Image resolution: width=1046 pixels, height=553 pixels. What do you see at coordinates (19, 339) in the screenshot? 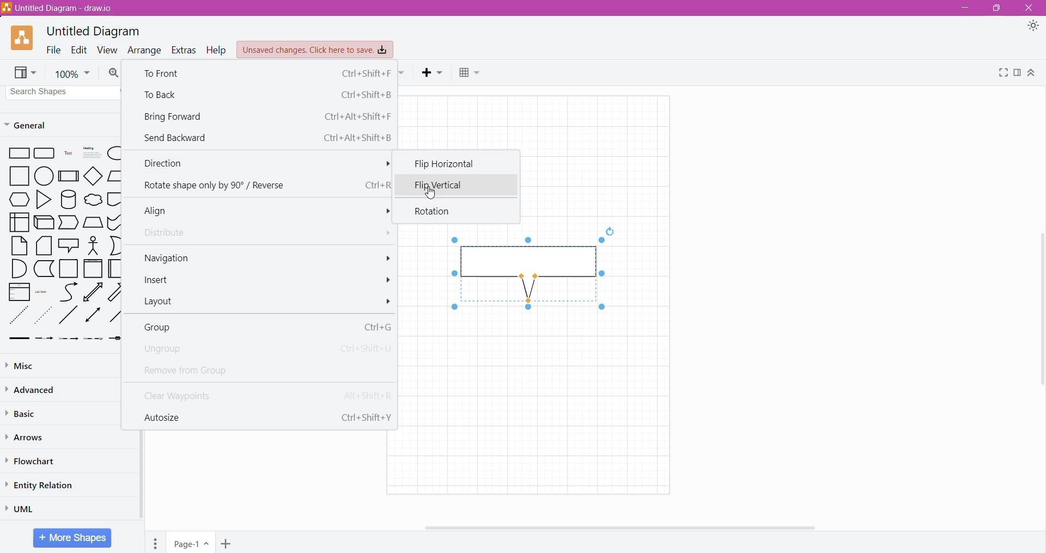
I see `Thick line` at bounding box center [19, 339].